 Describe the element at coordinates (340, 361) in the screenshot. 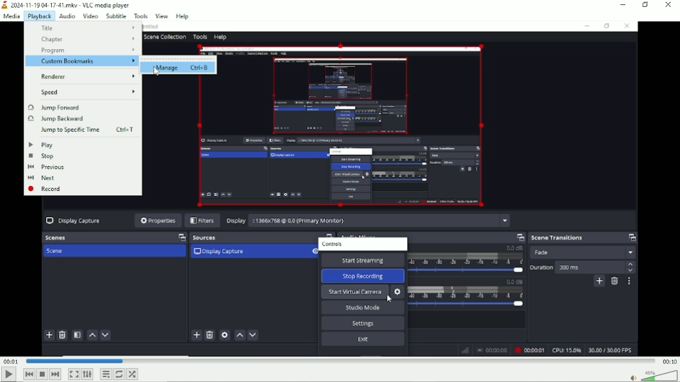

I see `Play duration` at that location.